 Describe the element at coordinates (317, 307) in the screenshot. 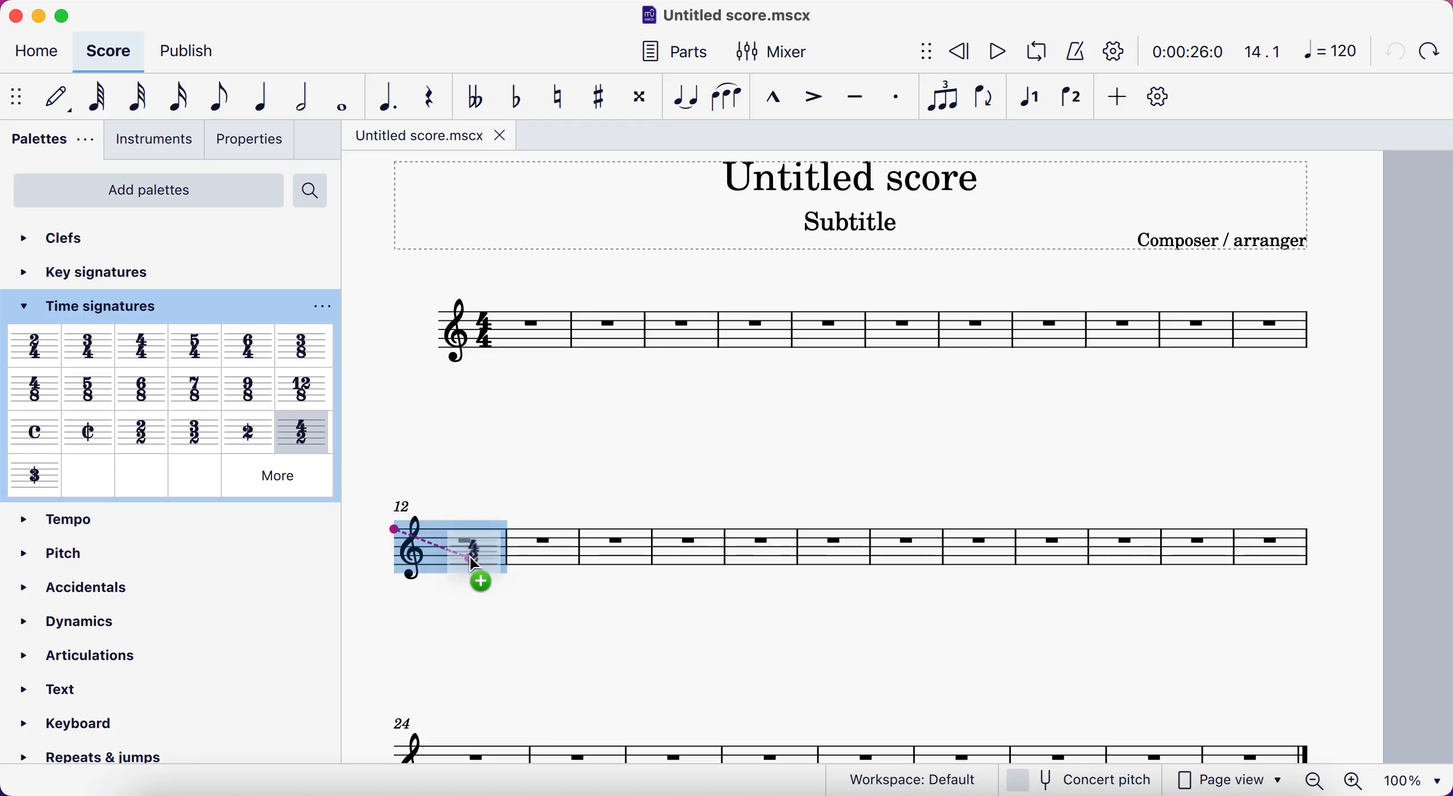

I see `options` at that location.